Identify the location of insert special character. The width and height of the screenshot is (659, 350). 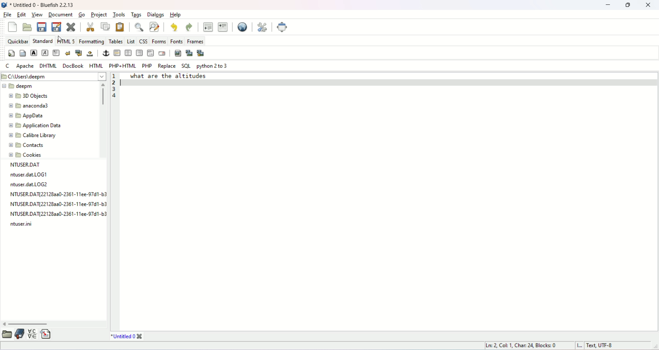
(32, 333).